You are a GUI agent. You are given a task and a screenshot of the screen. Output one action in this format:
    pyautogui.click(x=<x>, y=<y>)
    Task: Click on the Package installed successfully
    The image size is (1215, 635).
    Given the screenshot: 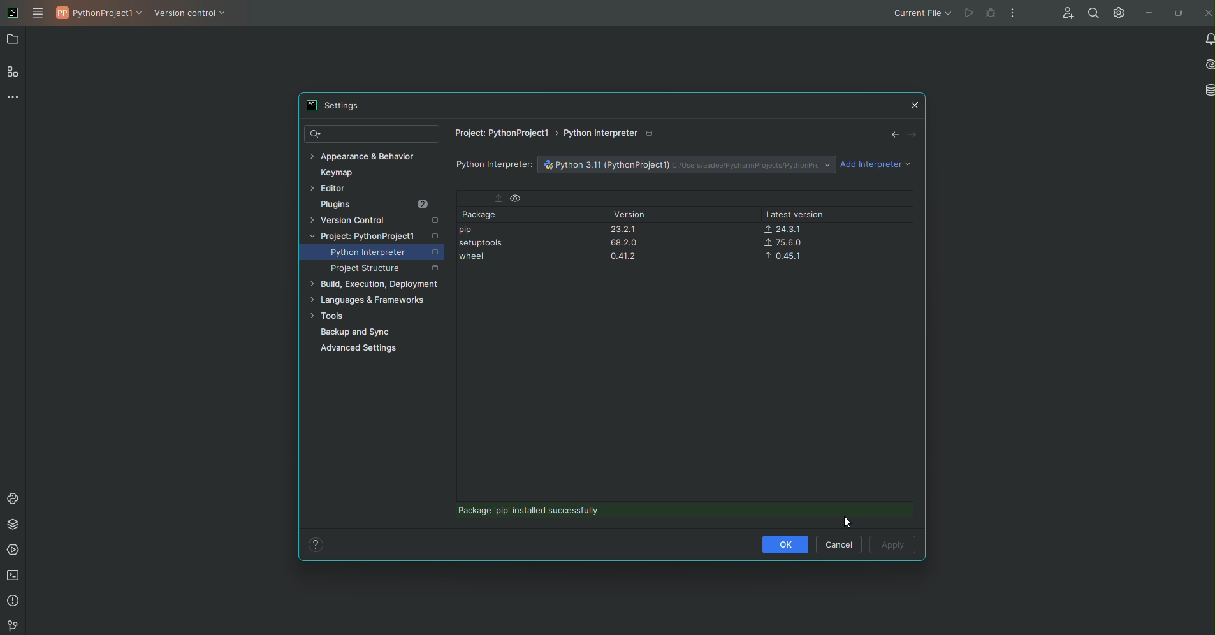 What is the action you would take?
    pyautogui.click(x=535, y=512)
    